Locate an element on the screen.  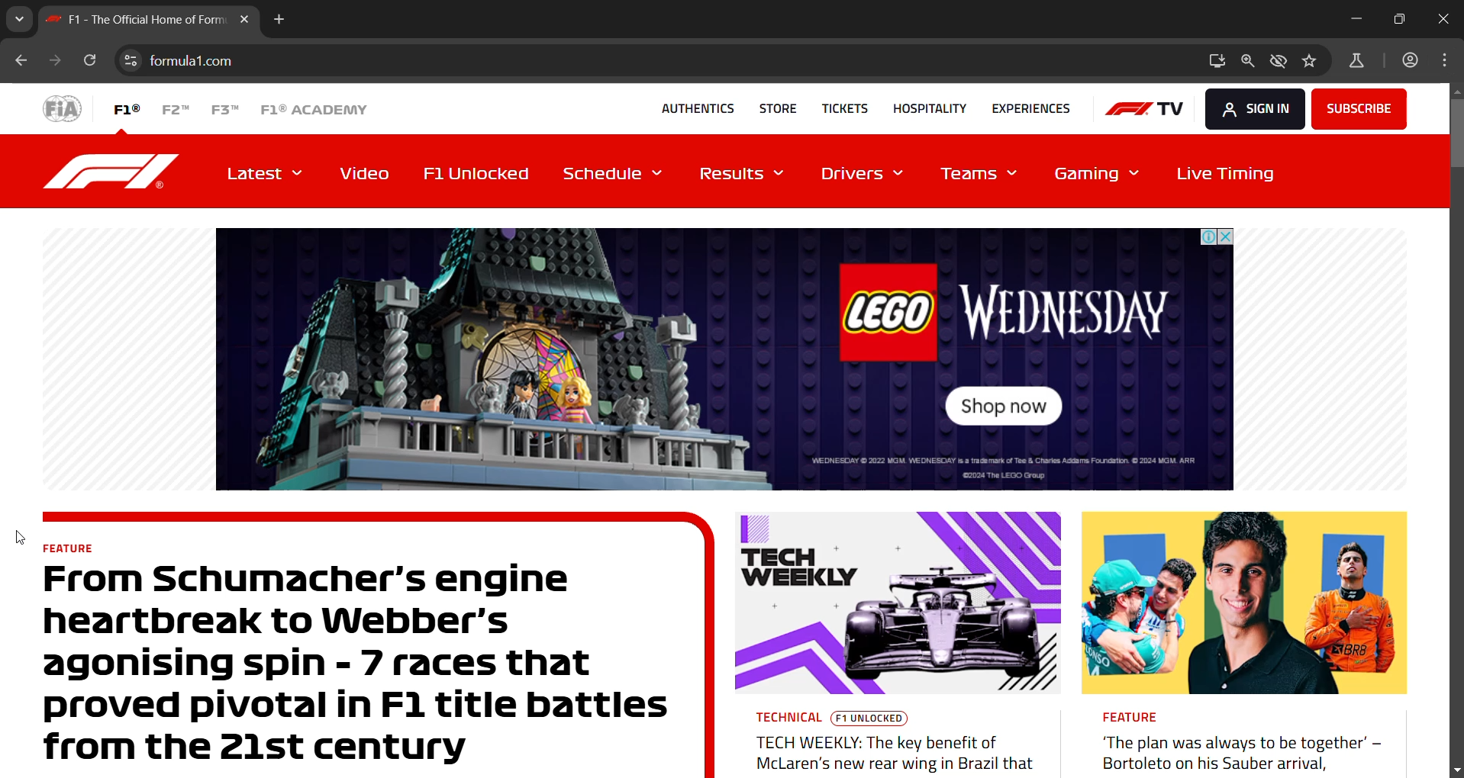
Schedule is located at coordinates (618, 173).